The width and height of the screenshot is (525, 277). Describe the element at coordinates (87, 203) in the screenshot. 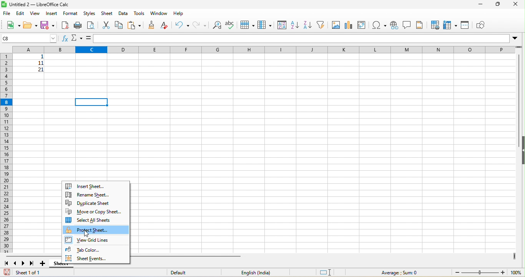

I see `duplicate  sheet` at that location.